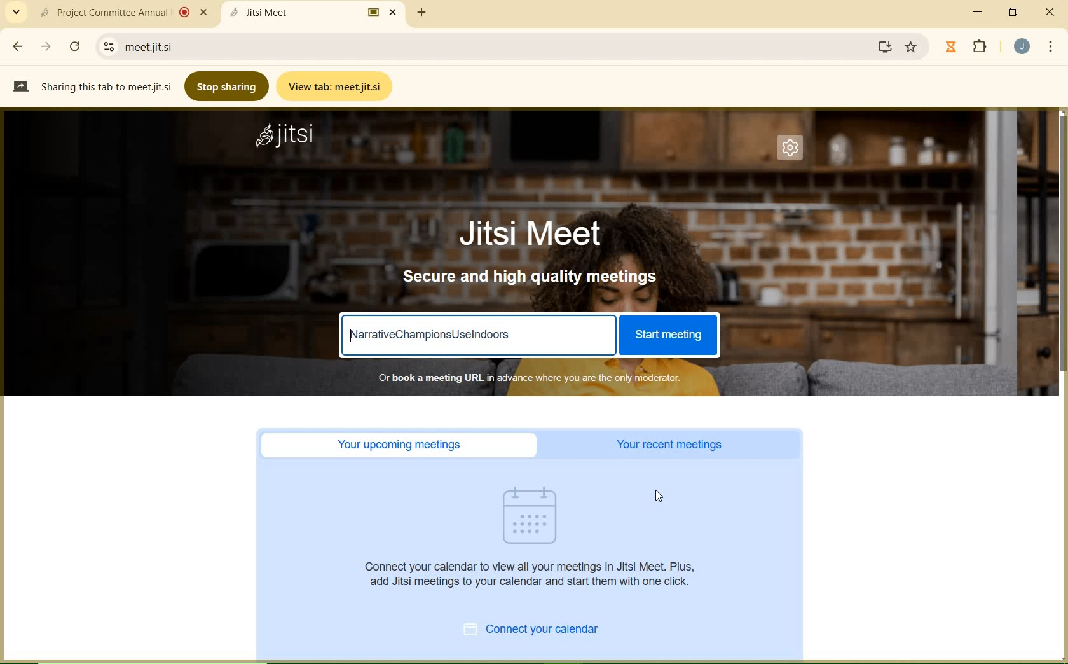 Image resolution: width=1068 pixels, height=664 pixels. What do you see at coordinates (18, 13) in the screenshot?
I see `search tabs` at bounding box center [18, 13].